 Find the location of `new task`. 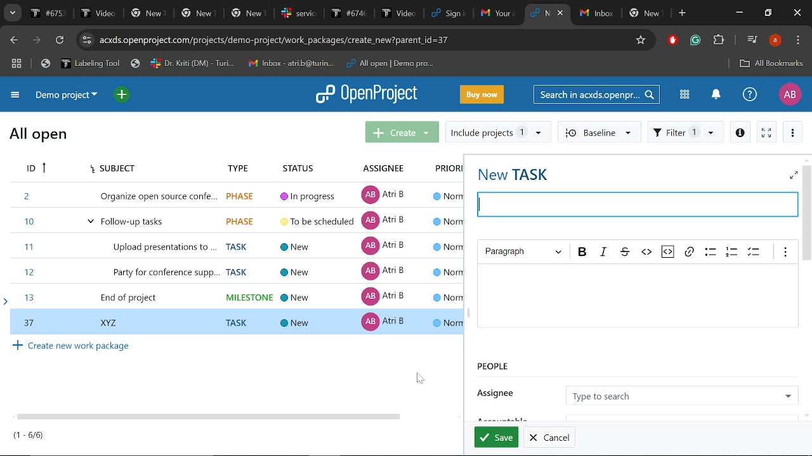

new task is located at coordinates (514, 173).